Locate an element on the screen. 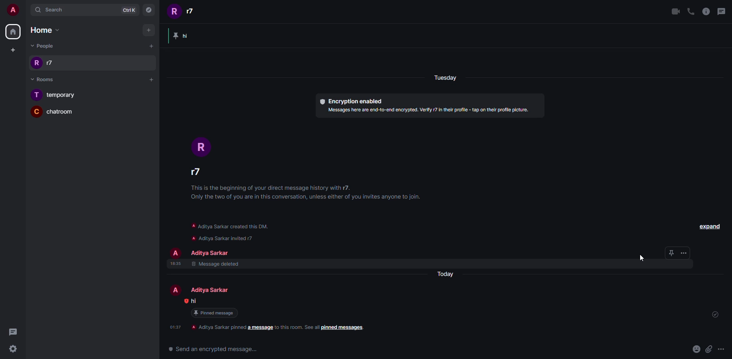  navigator is located at coordinates (149, 9).